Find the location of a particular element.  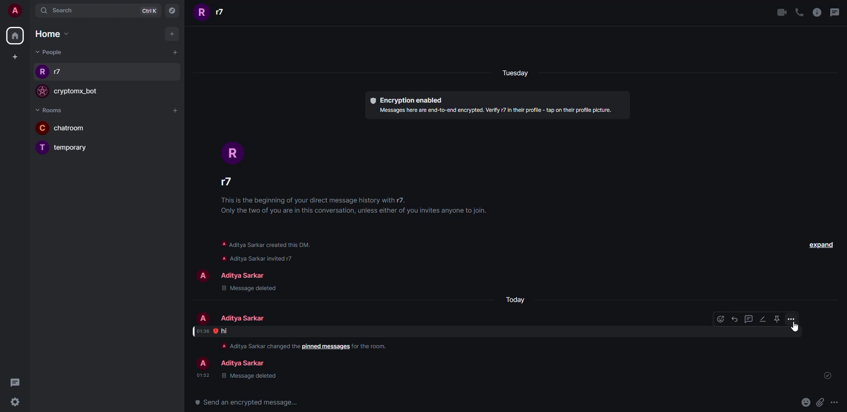

day is located at coordinates (526, 74).